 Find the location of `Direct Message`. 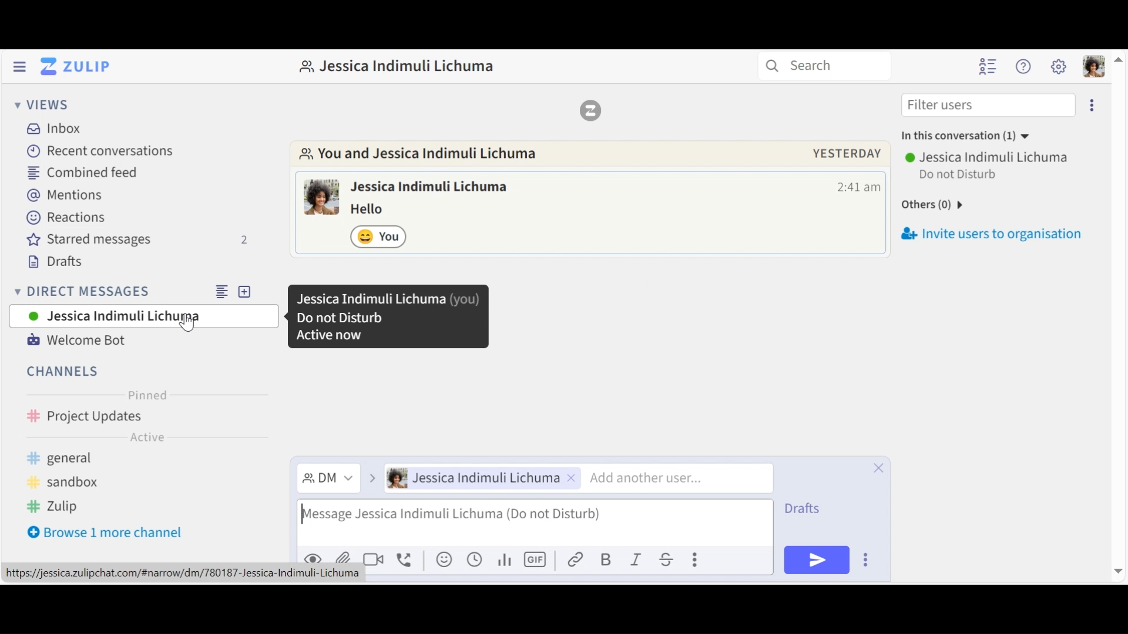

Direct Message is located at coordinates (327, 478).